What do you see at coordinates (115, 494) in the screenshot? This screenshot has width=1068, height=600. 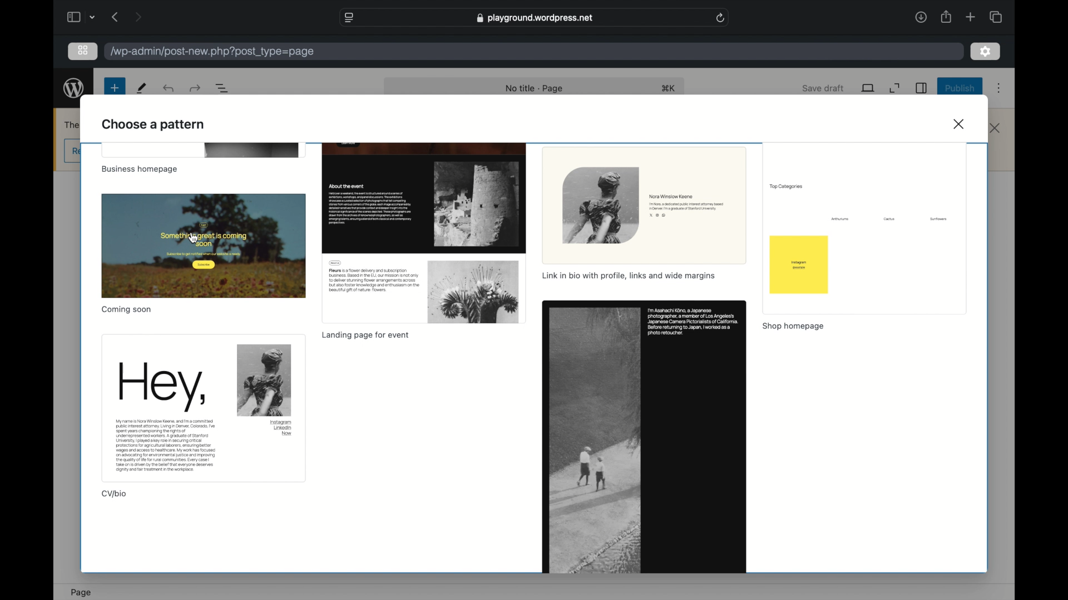 I see `cv/bio` at bounding box center [115, 494].